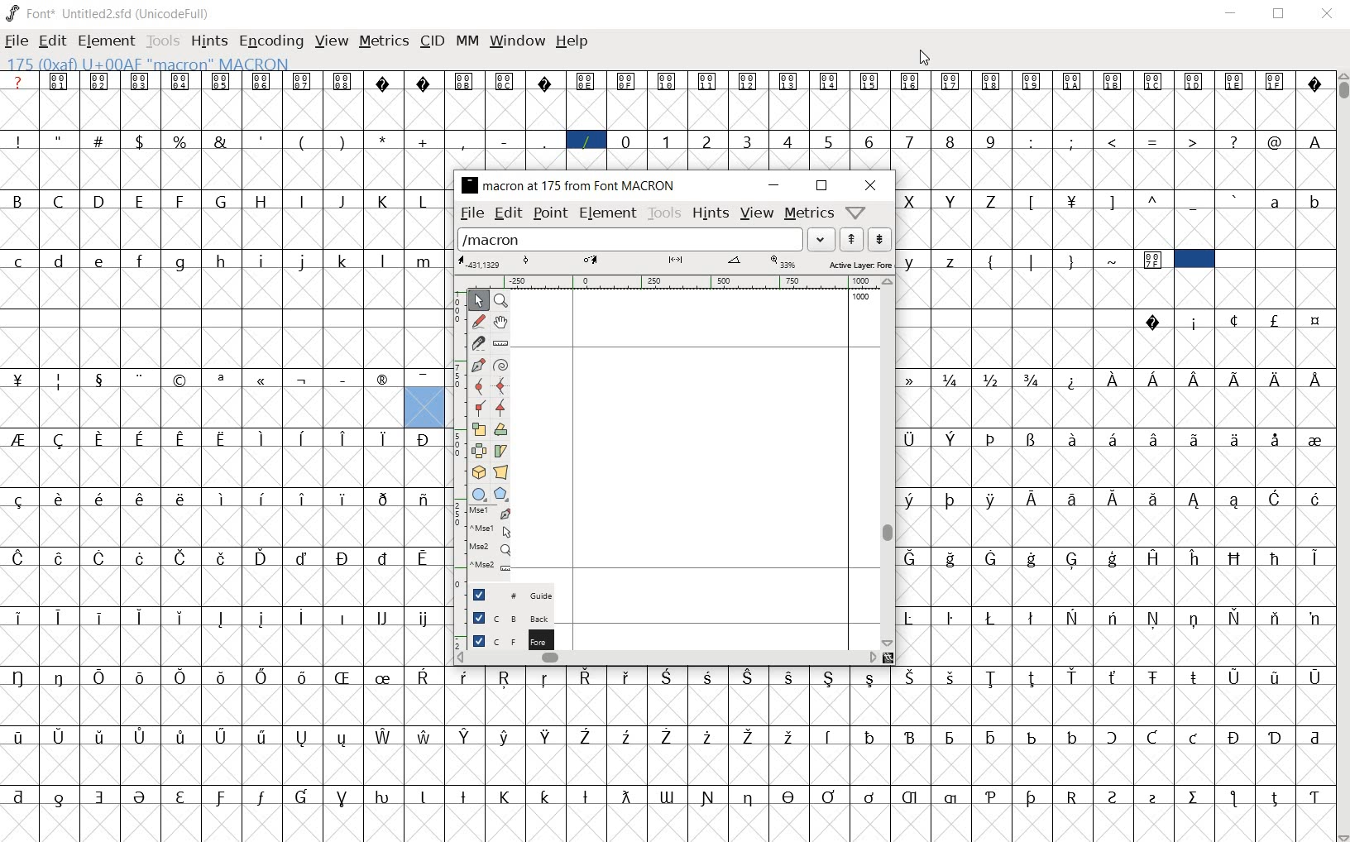 Image resolution: width=1350 pixels, height=842 pixels. What do you see at coordinates (456, 462) in the screenshot?
I see `ruler` at bounding box center [456, 462].